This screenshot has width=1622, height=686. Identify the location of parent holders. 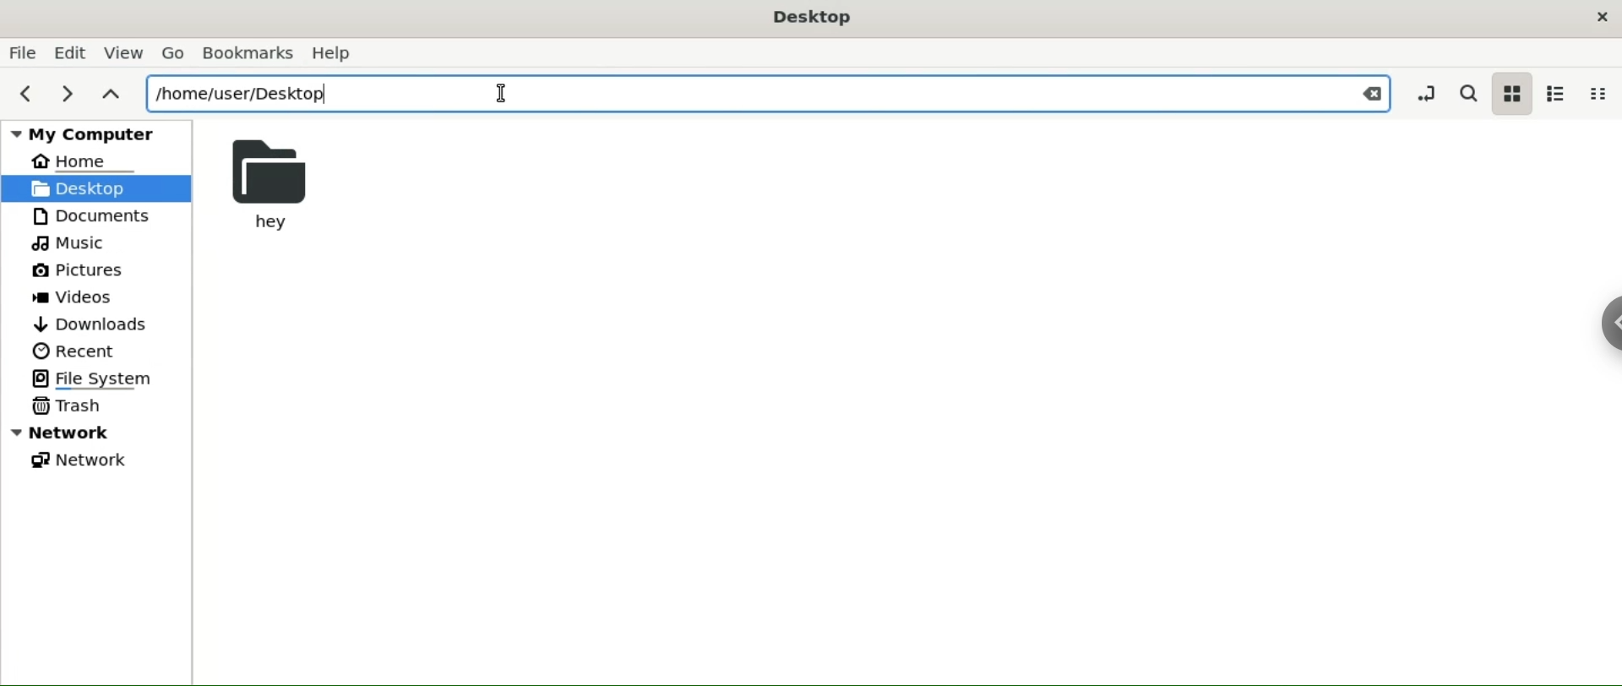
(109, 94).